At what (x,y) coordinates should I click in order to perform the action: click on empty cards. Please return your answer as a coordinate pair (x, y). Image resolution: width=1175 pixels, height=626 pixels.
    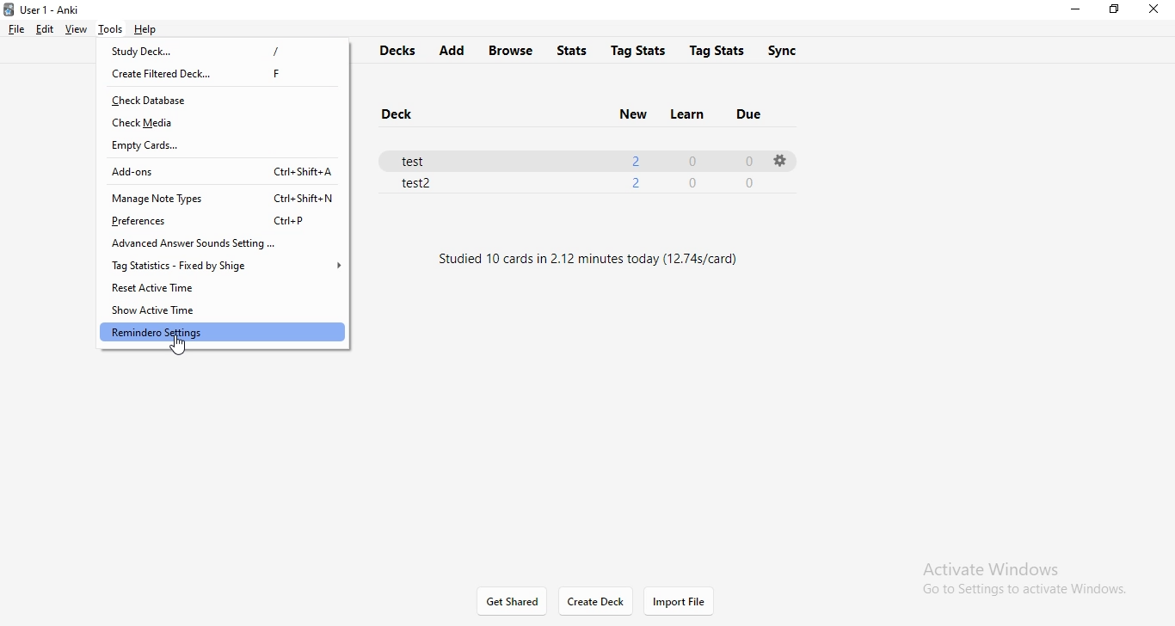
    Looking at the image, I should click on (223, 149).